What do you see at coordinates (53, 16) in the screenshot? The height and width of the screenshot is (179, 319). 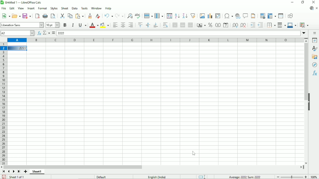 I see `Toggle print preview` at bounding box center [53, 16].